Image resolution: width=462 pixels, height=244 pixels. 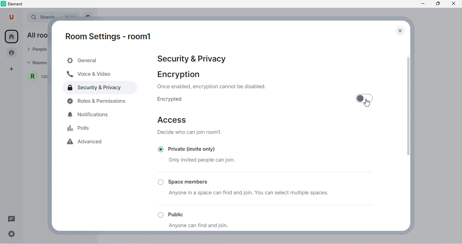 What do you see at coordinates (101, 102) in the screenshot?
I see `roles  and permissions` at bounding box center [101, 102].